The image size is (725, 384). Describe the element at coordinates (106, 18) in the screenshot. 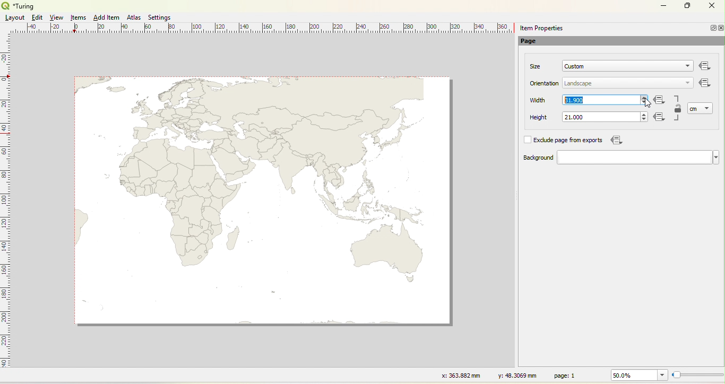

I see `Add Item` at that location.